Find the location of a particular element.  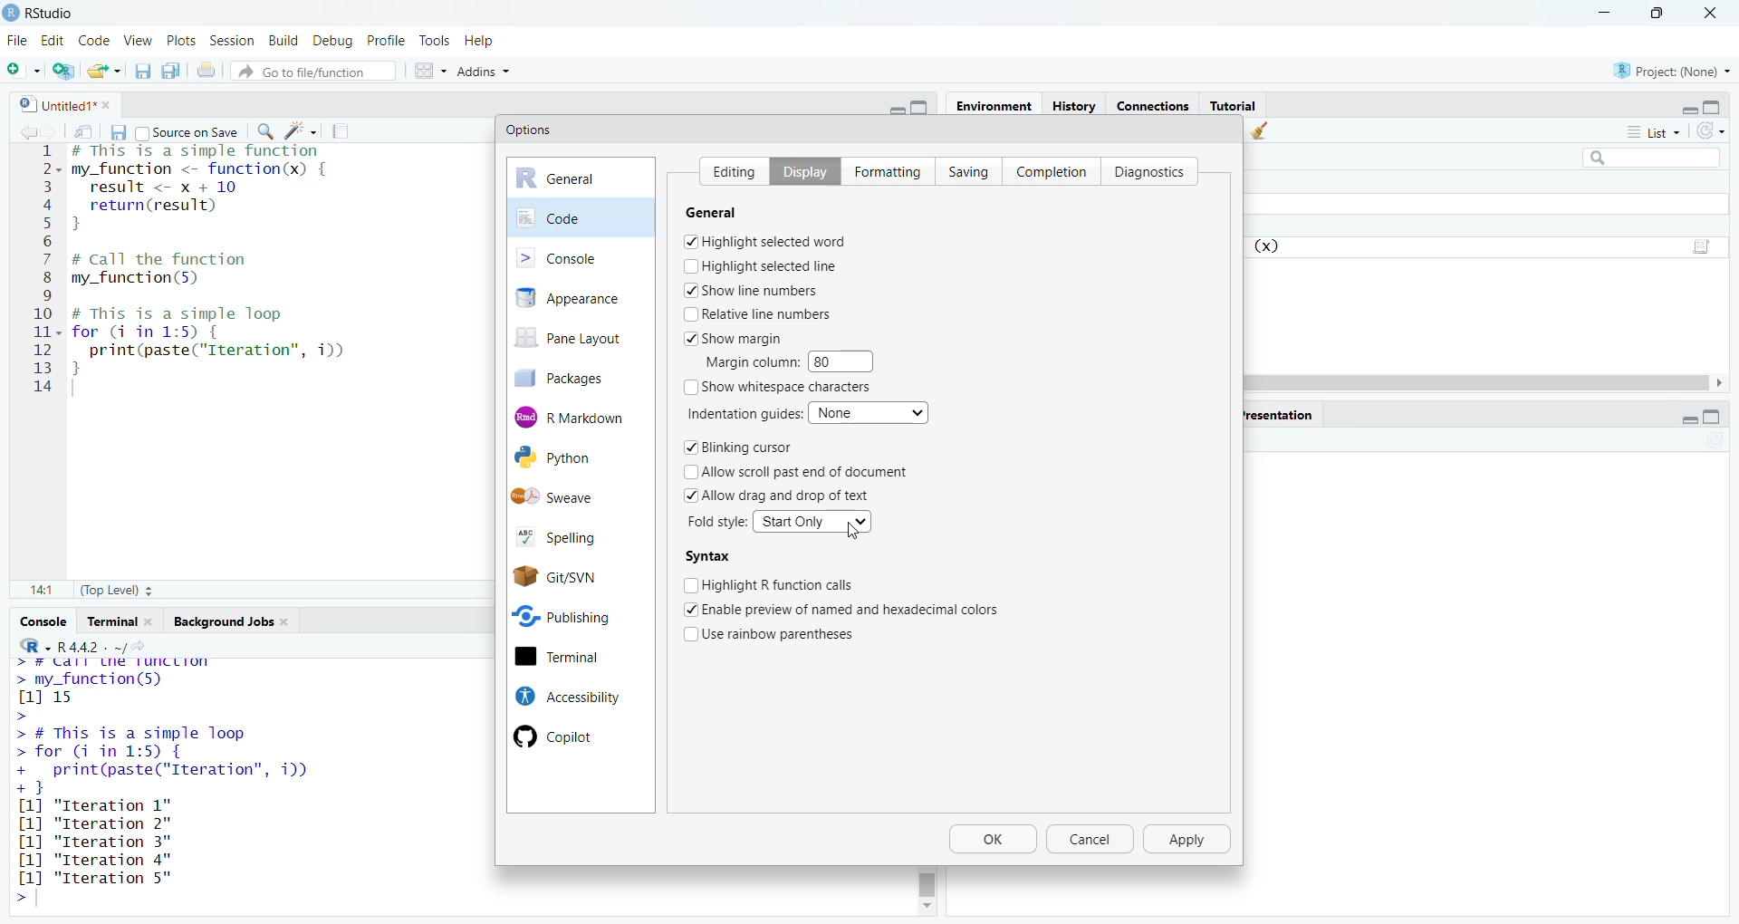

Tutorial is located at coordinates (1234, 104).